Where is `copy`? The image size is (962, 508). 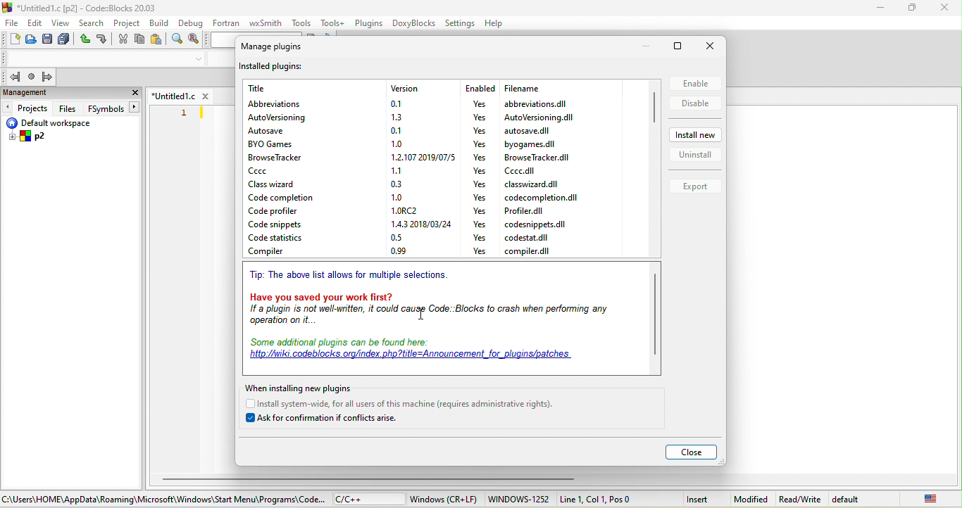 copy is located at coordinates (139, 40).